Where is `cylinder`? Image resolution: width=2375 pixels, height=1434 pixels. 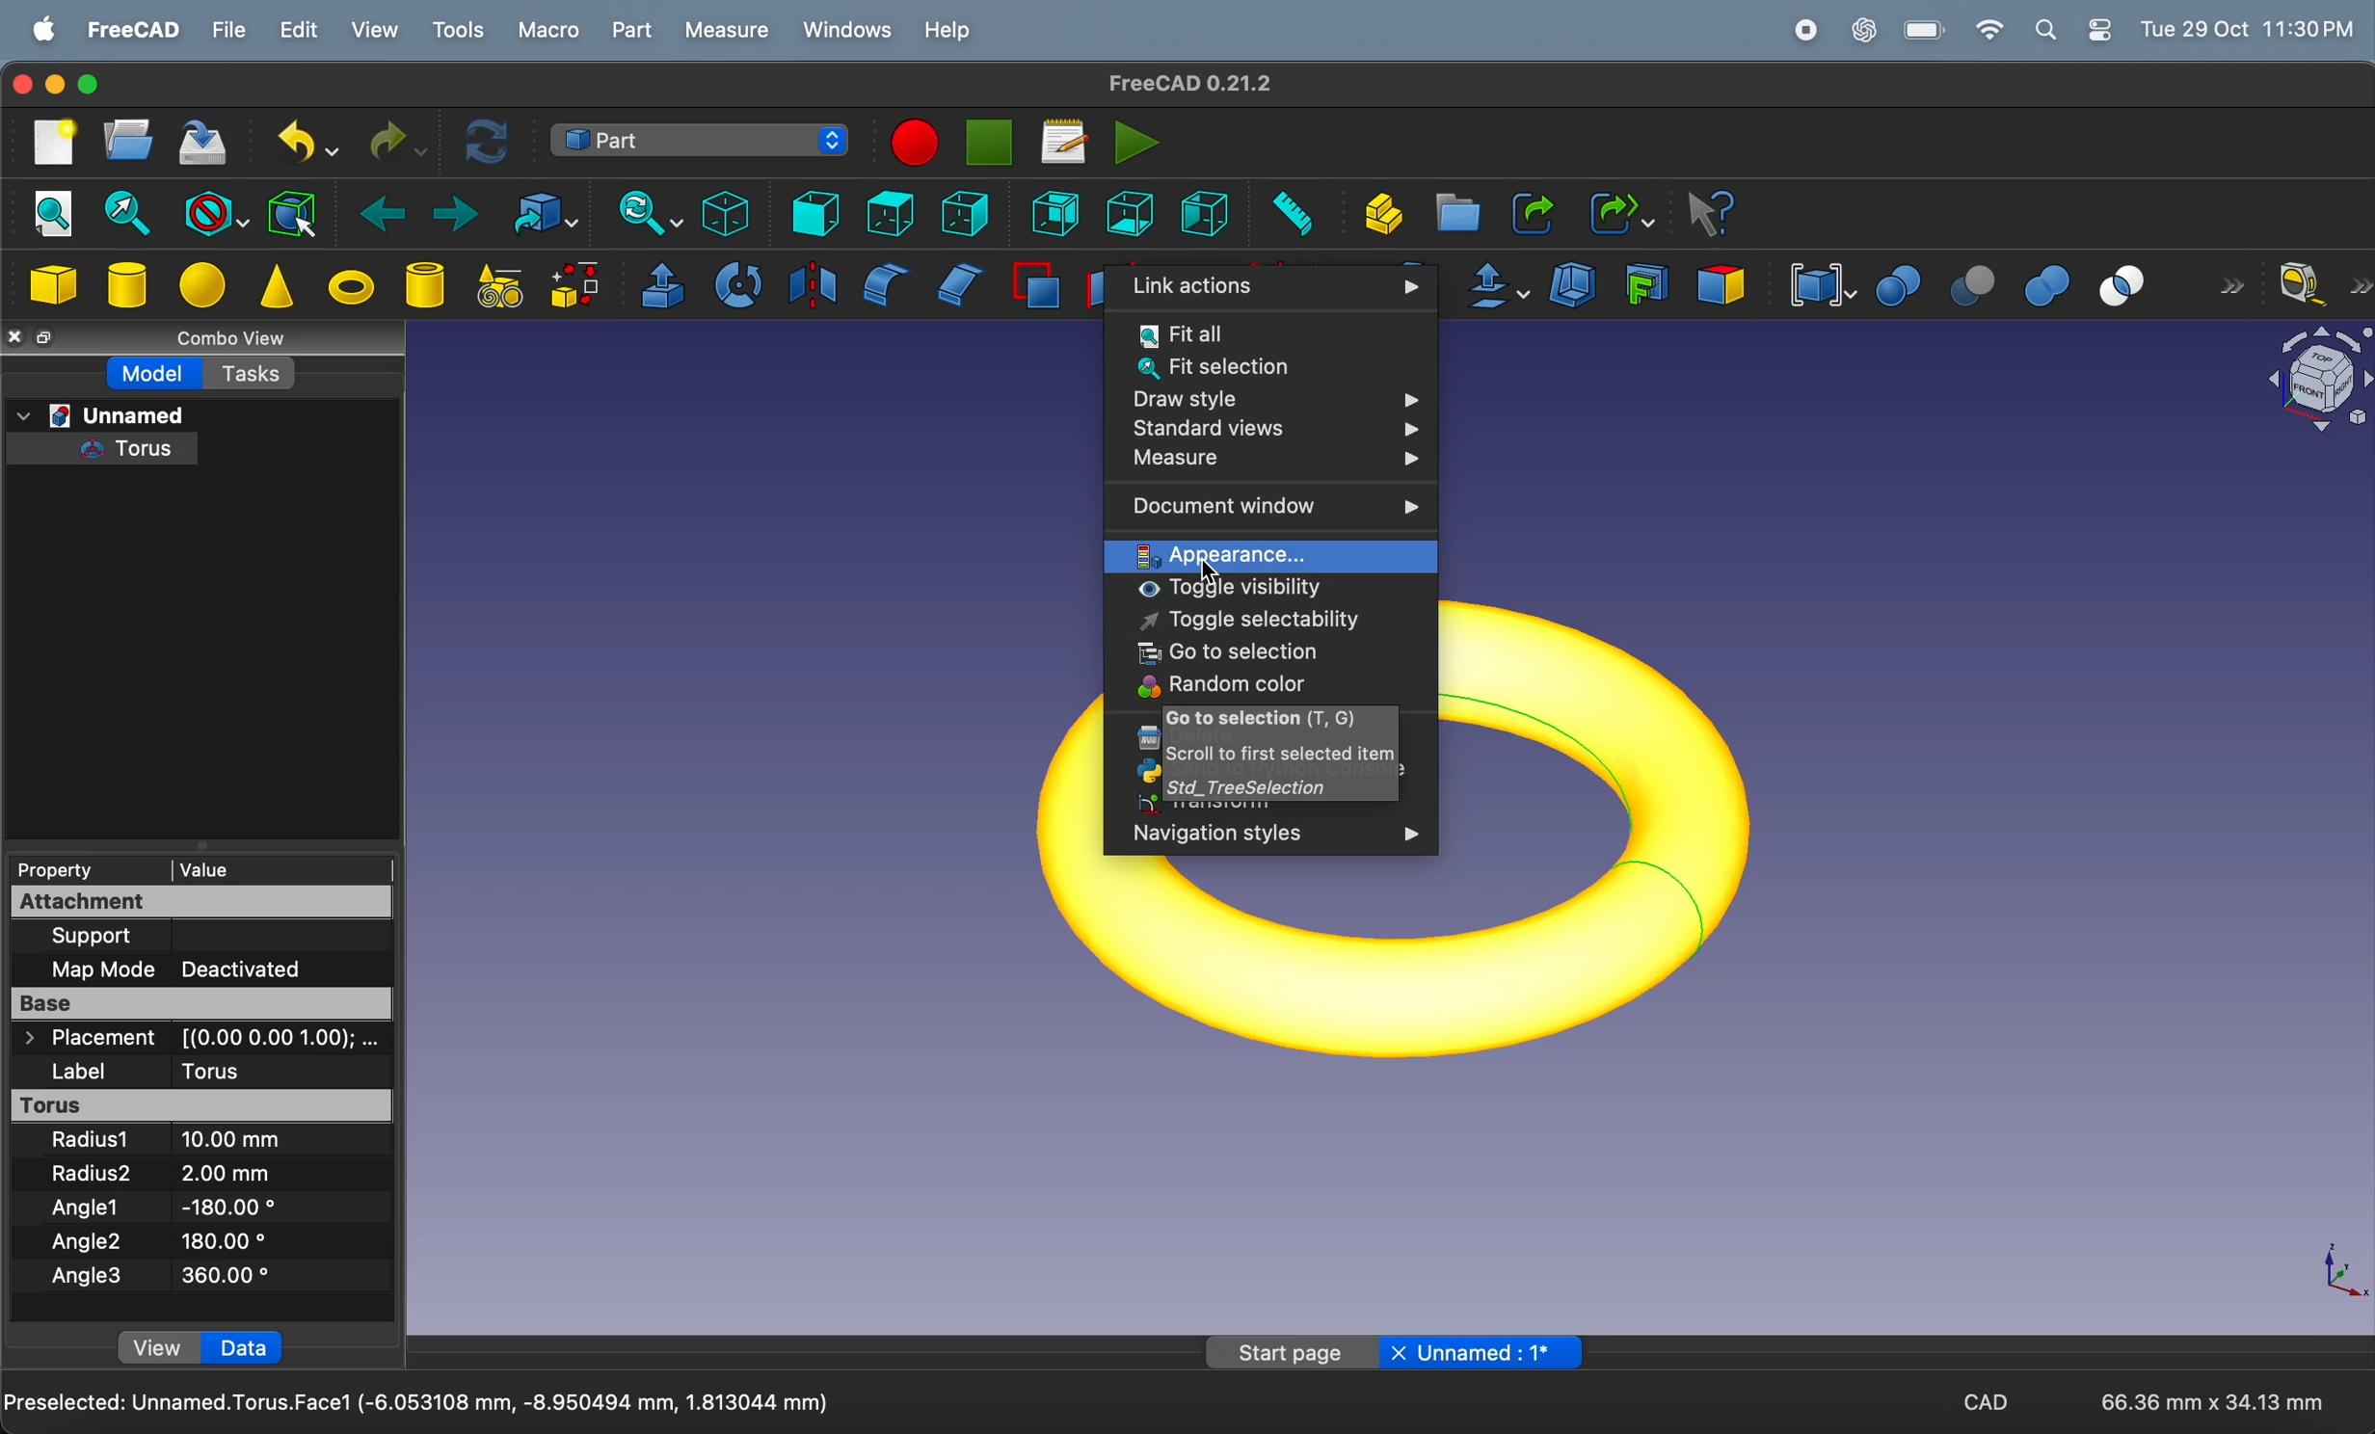 cylinder is located at coordinates (427, 287).